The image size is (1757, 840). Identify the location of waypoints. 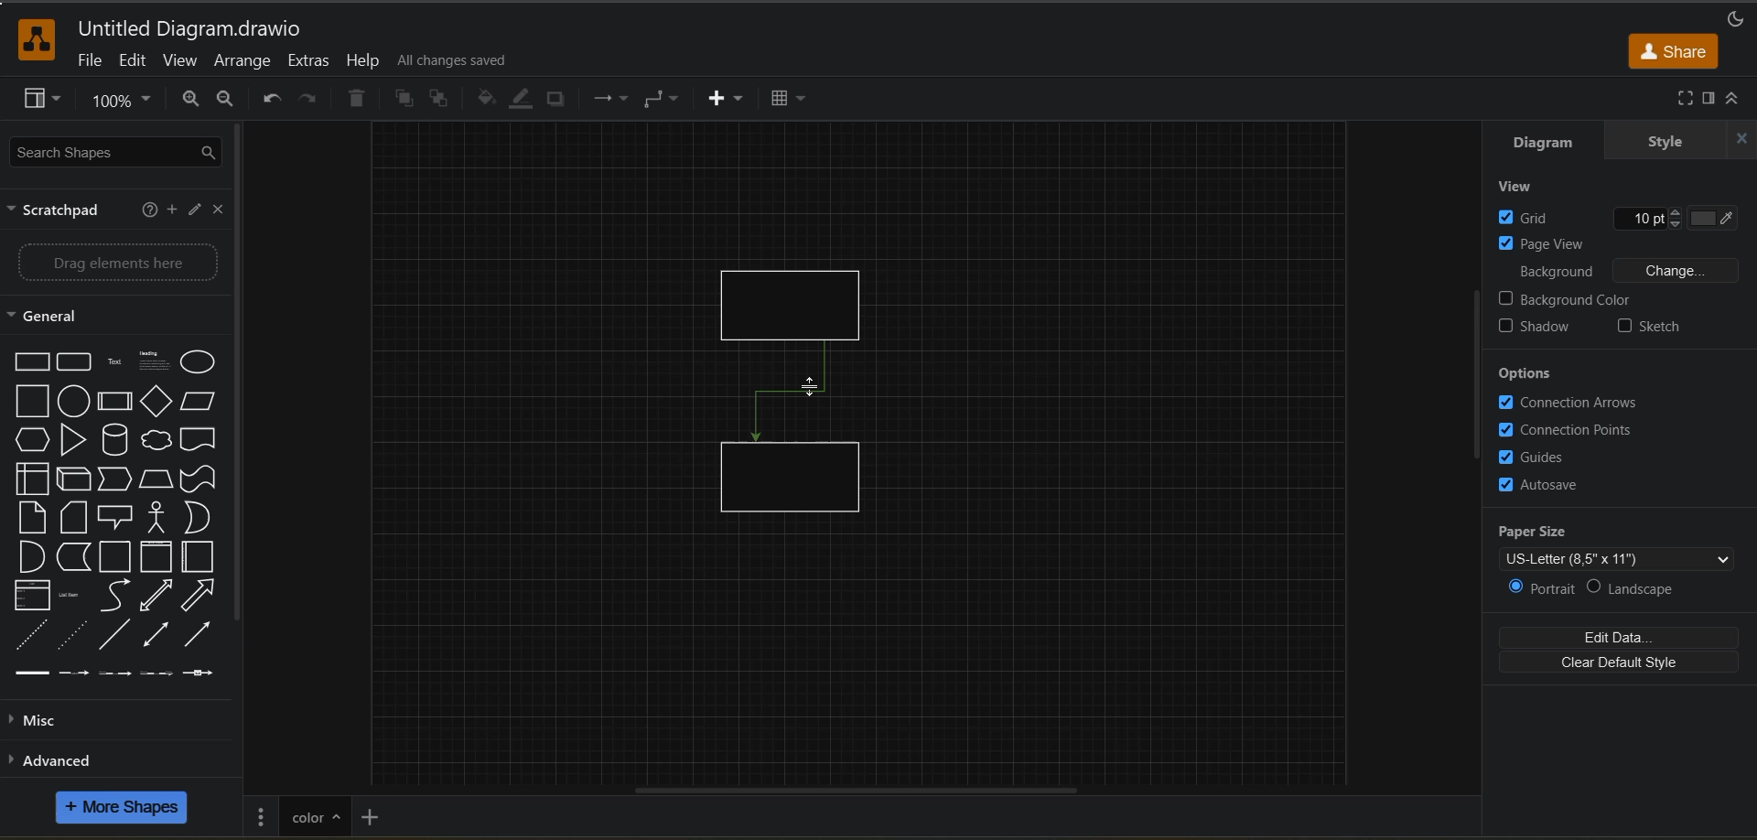
(608, 101).